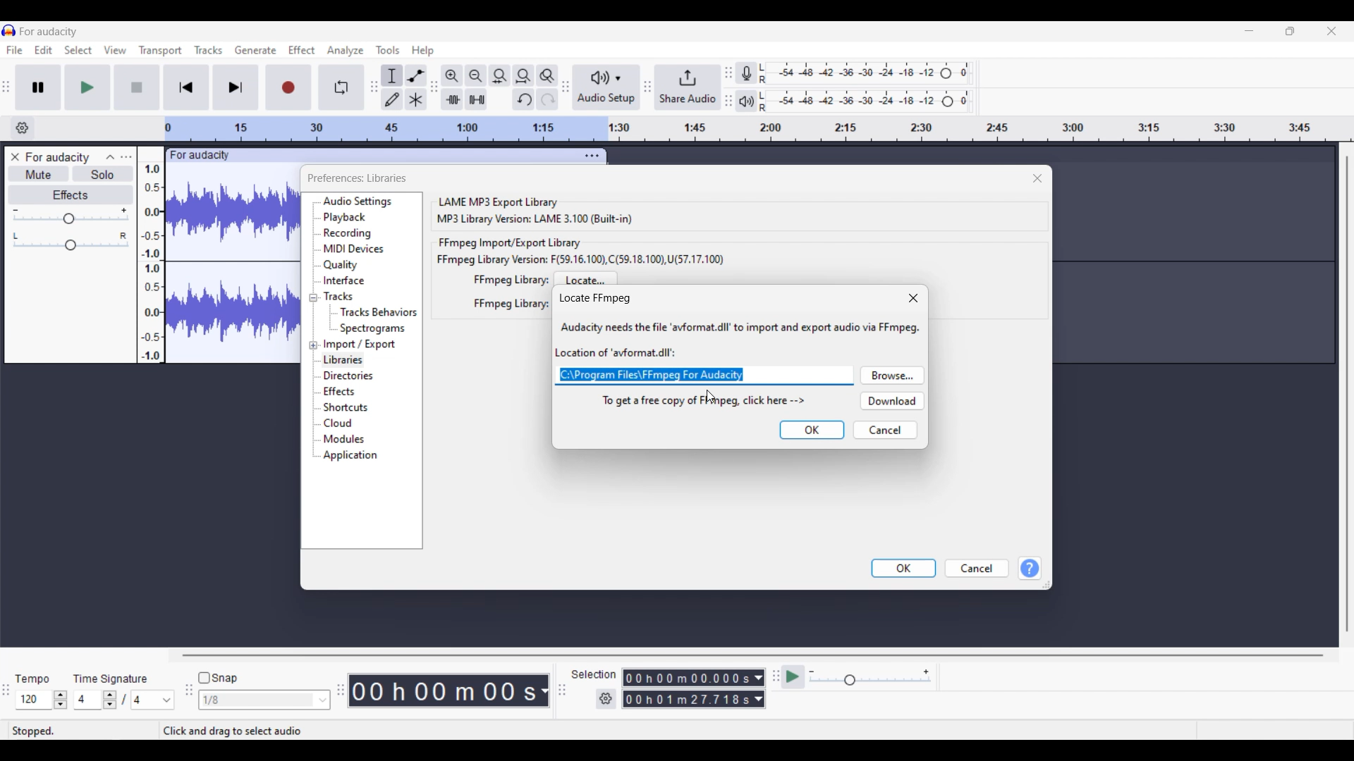  I want to click on Zoom in, so click(452, 76).